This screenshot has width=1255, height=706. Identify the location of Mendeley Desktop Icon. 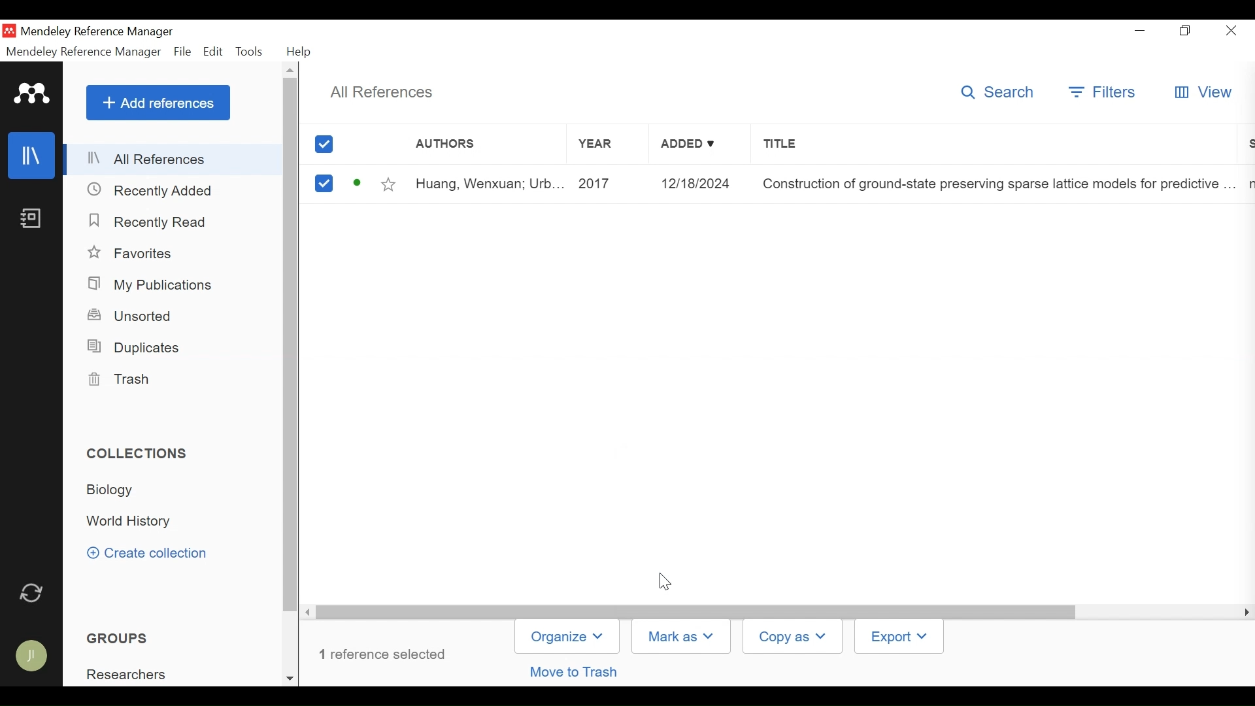
(8, 30).